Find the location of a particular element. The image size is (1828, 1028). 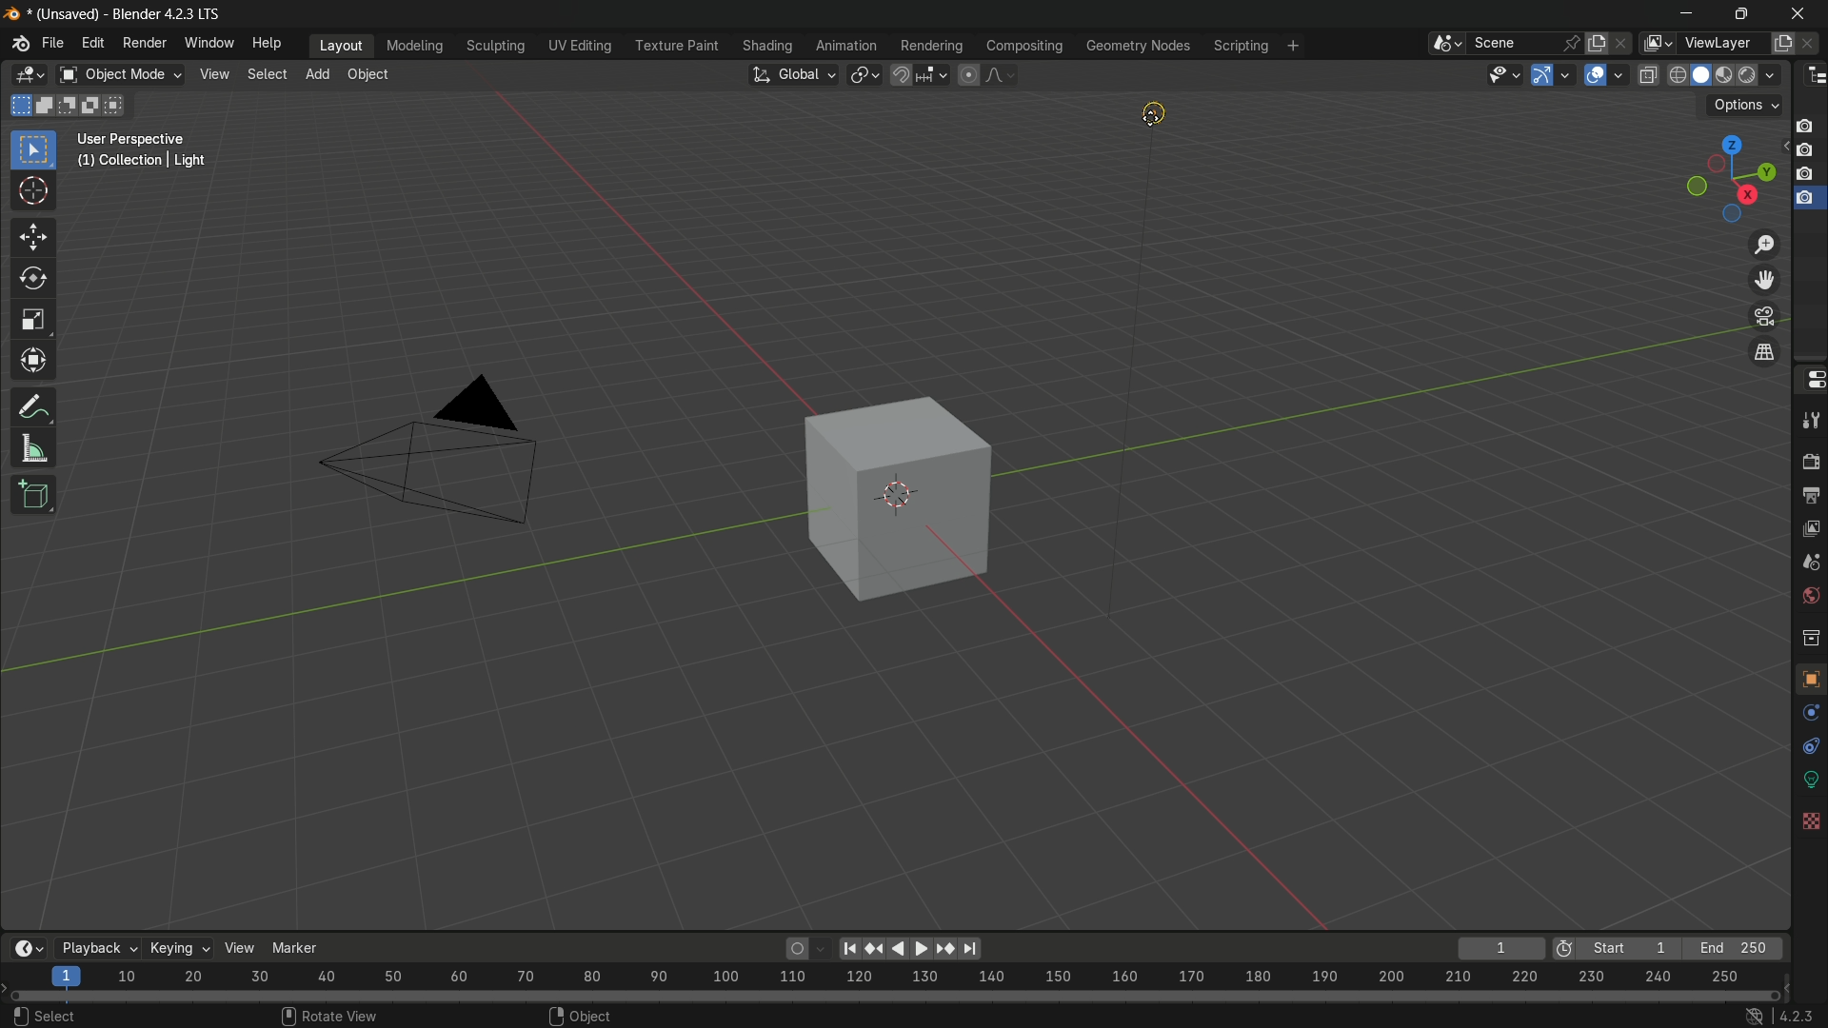

scripting menu is located at coordinates (1242, 47).